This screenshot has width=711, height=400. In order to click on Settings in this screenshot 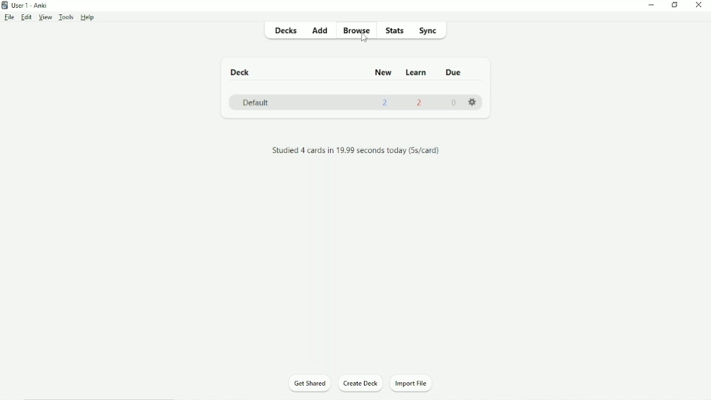, I will do `click(474, 102)`.